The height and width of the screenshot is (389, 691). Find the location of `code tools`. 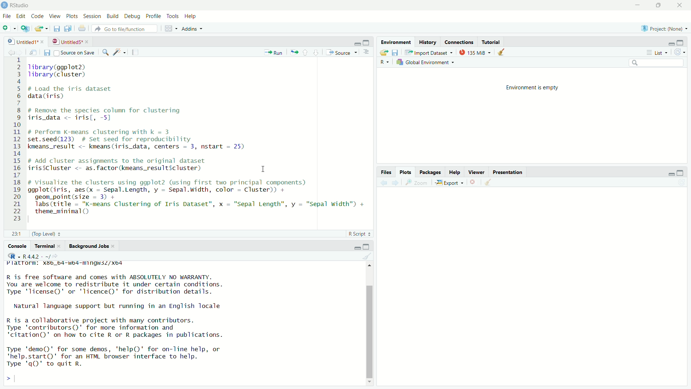

code tools is located at coordinates (119, 52).